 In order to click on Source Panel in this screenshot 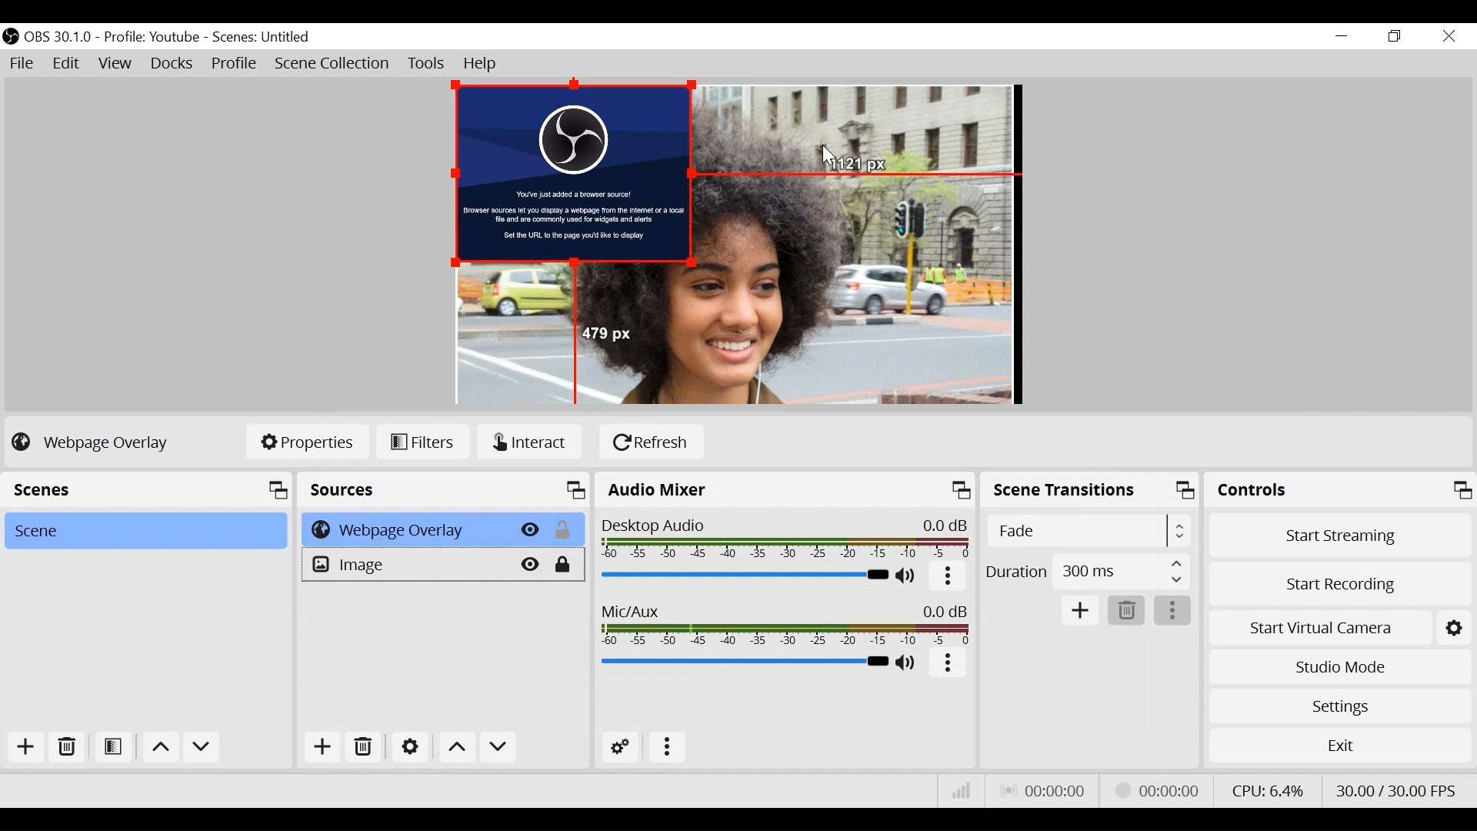, I will do `click(444, 491)`.